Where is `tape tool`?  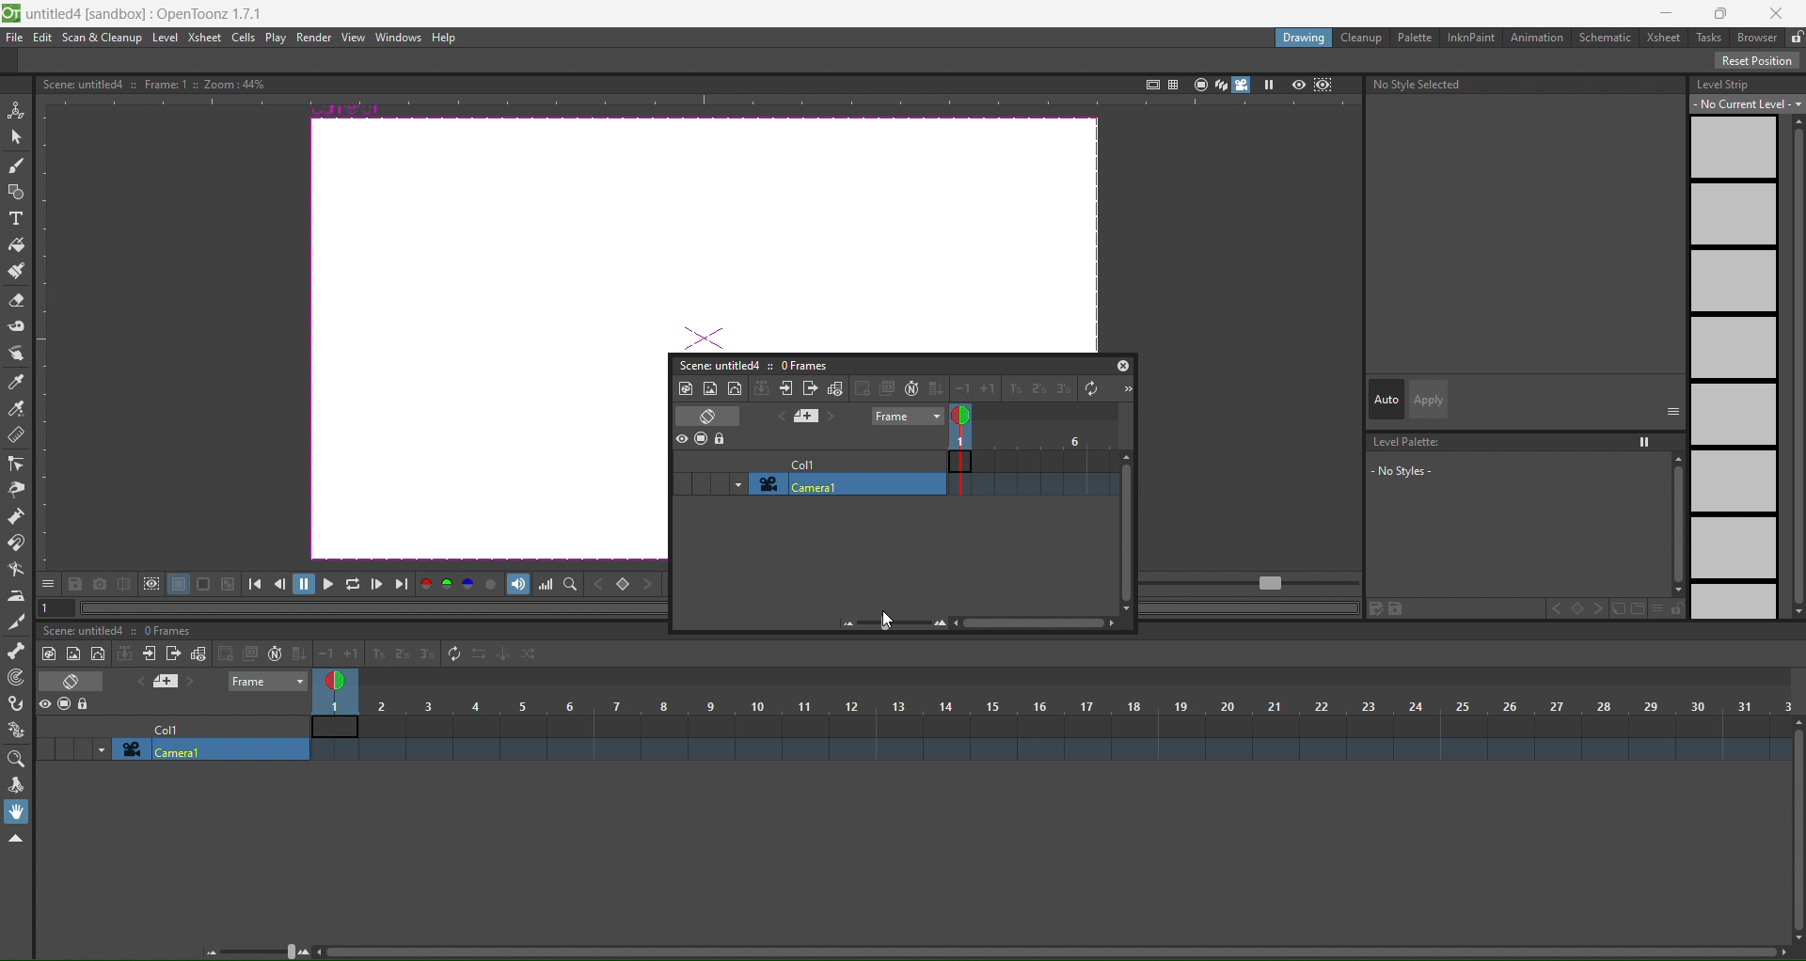
tape tool is located at coordinates (17, 325).